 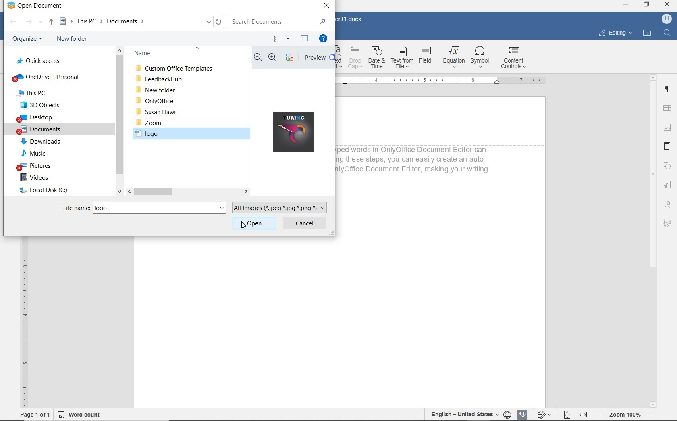 I want to click on FORWARD, so click(x=33, y=22).